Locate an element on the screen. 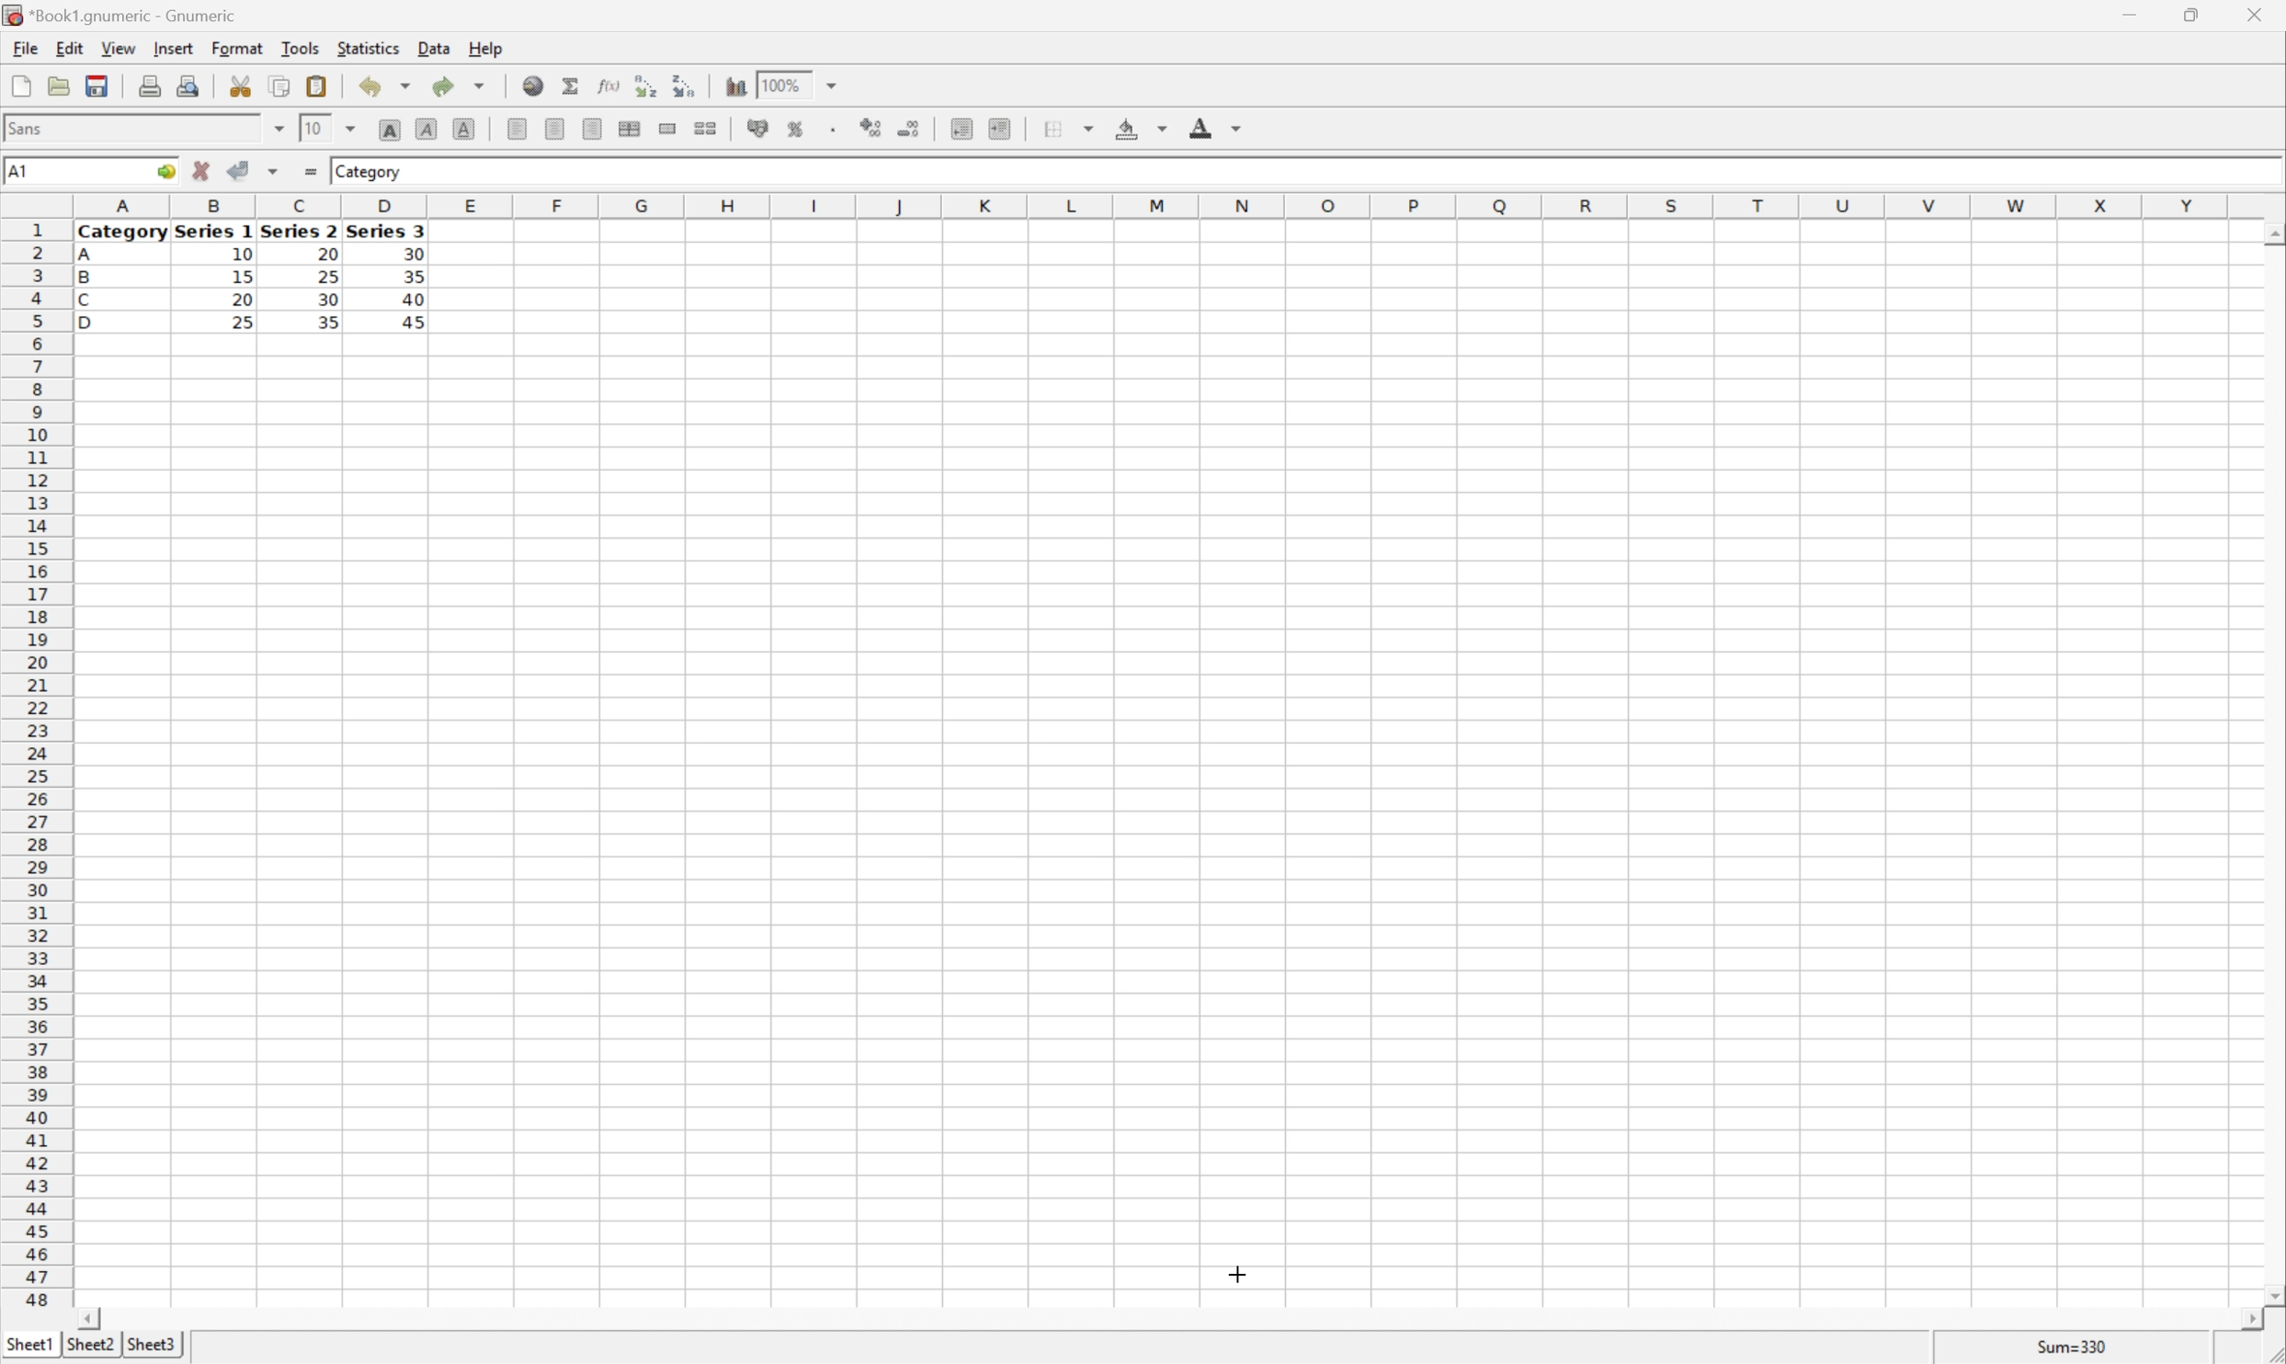 This screenshot has width=2286, height=1364. Format the selection as accounting is located at coordinates (750, 127).